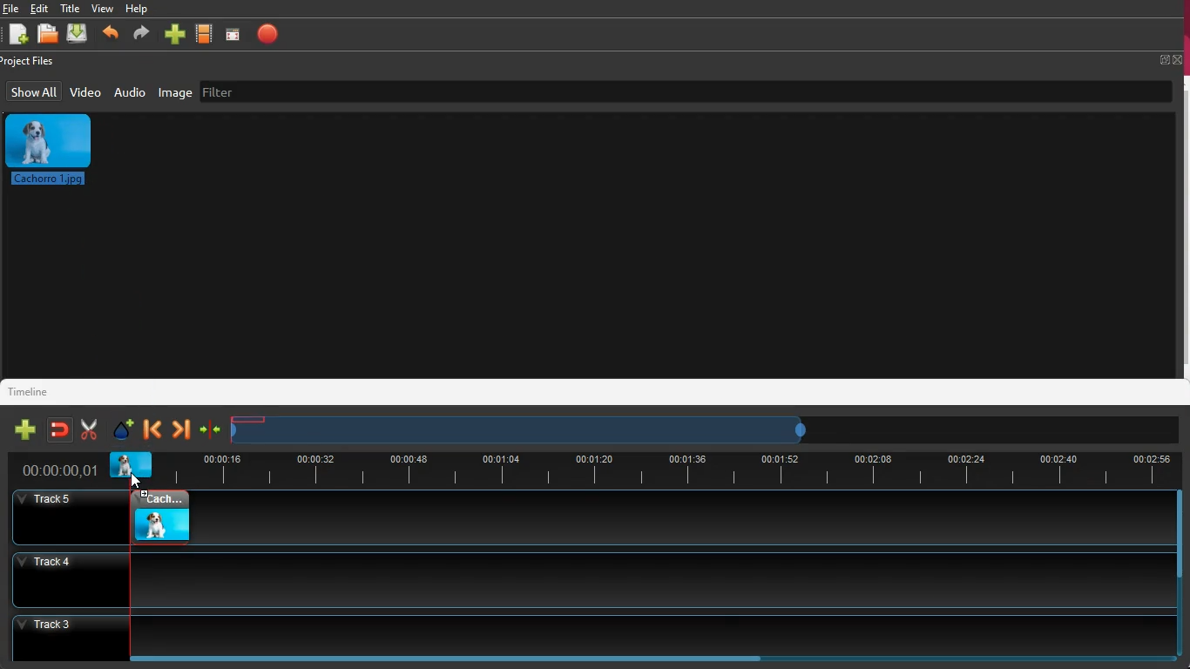 This screenshot has height=669, width=1190. What do you see at coordinates (152, 429) in the screenshot?
I see `backward` at bounding box center [152, 429].